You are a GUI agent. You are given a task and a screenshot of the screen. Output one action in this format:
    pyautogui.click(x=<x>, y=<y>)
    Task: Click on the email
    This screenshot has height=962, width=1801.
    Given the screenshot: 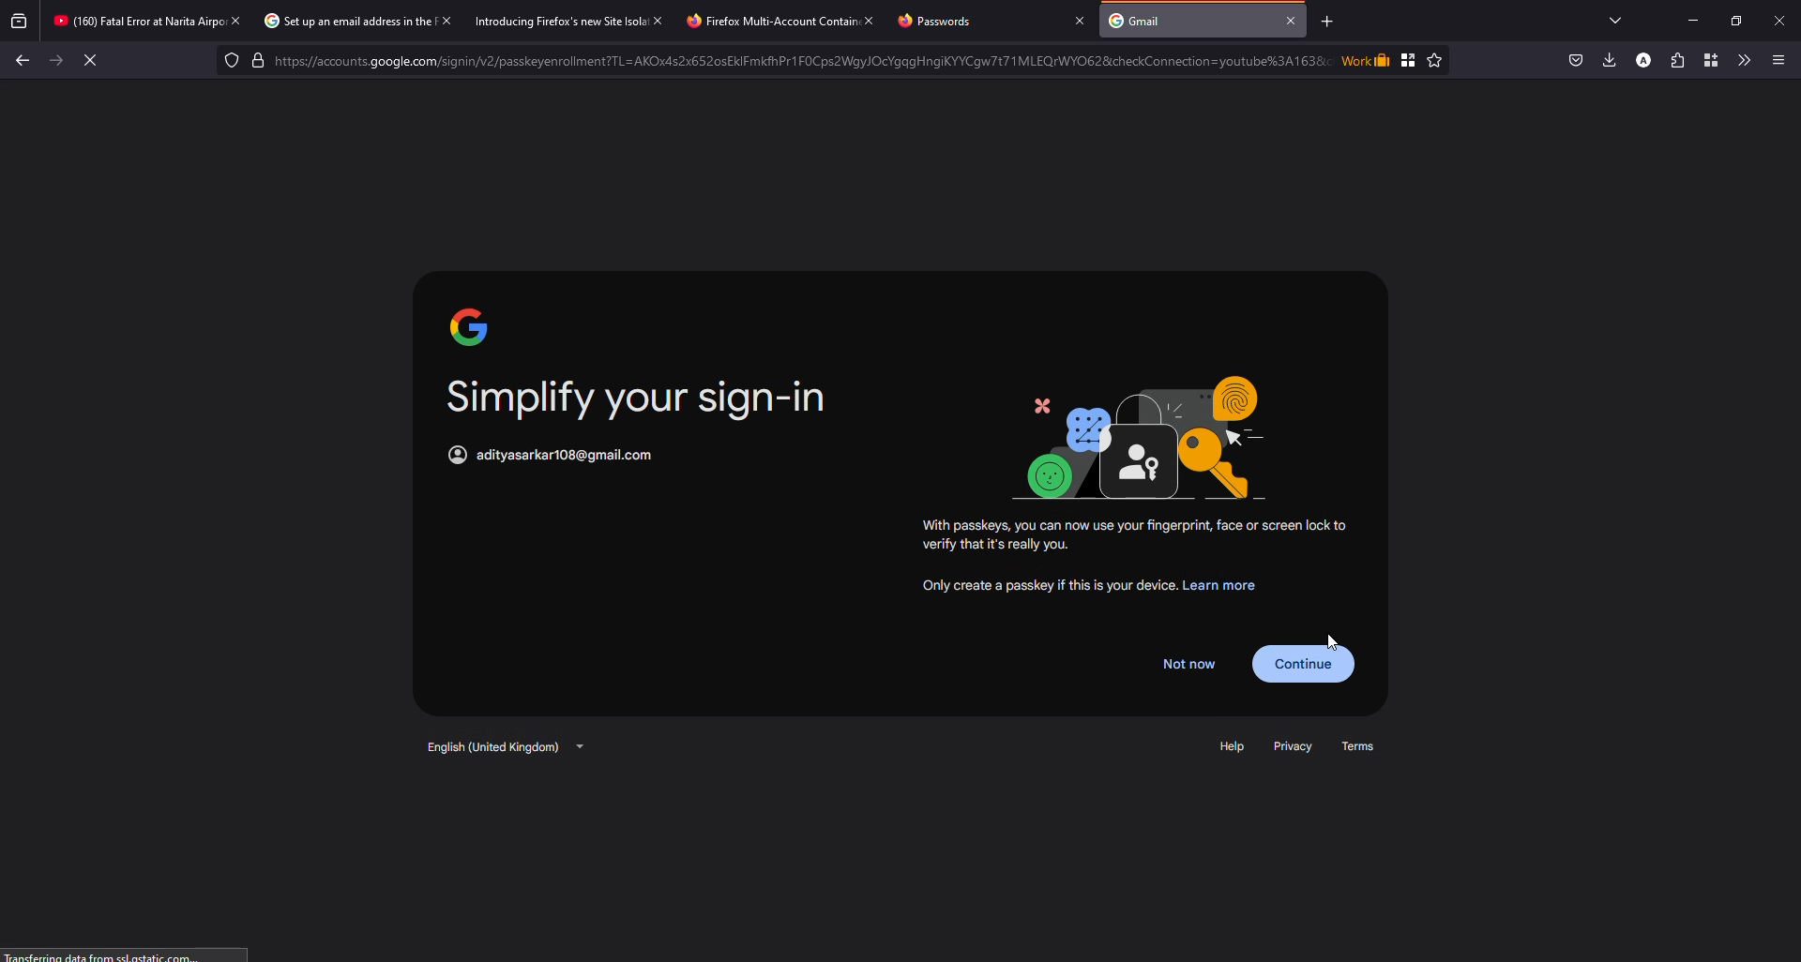 What is the action you would take?
    pyautogui.click(x=571, y=455)
    